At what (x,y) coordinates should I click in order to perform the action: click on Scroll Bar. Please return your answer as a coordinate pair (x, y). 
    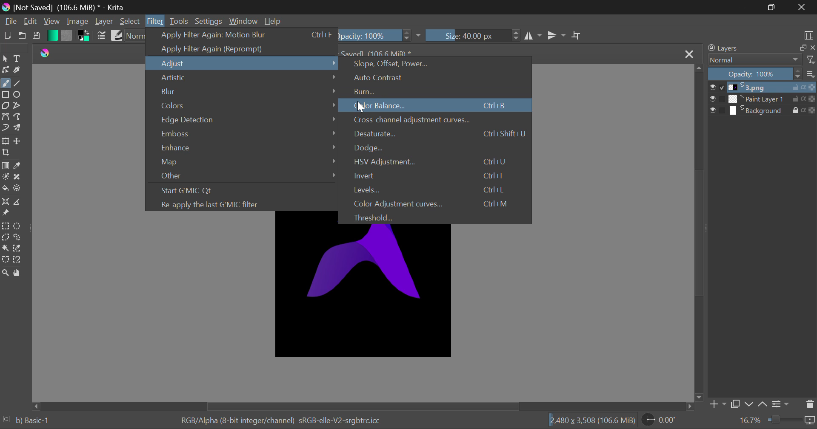
    Looking at the image, I should click on (700, 233).